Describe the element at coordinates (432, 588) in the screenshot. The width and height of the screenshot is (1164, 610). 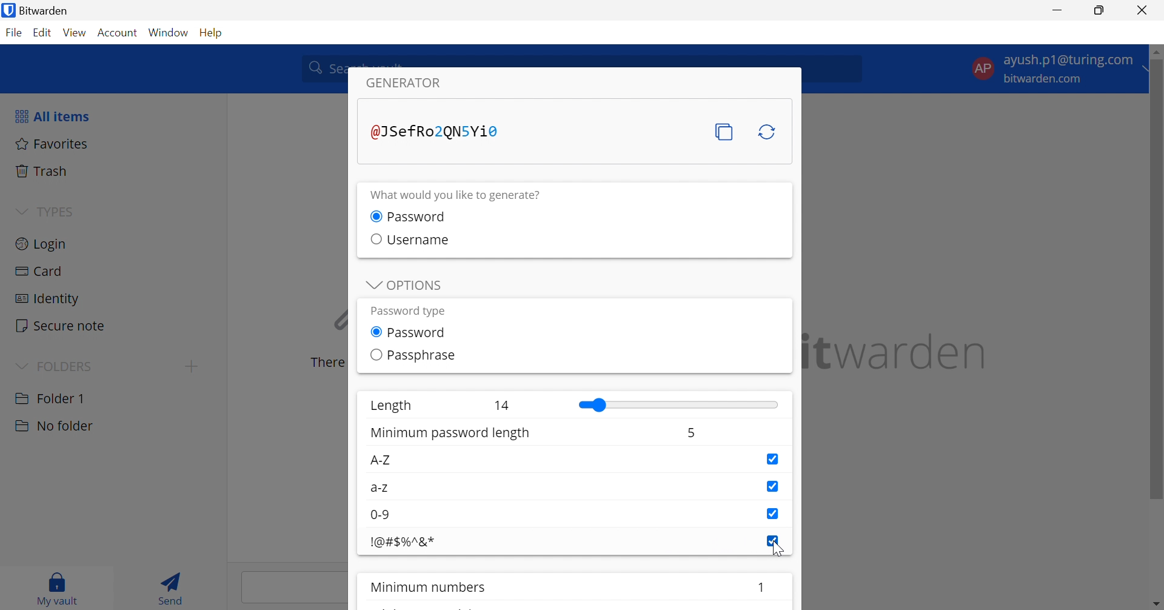
I see `Minimum numbers` at that location.